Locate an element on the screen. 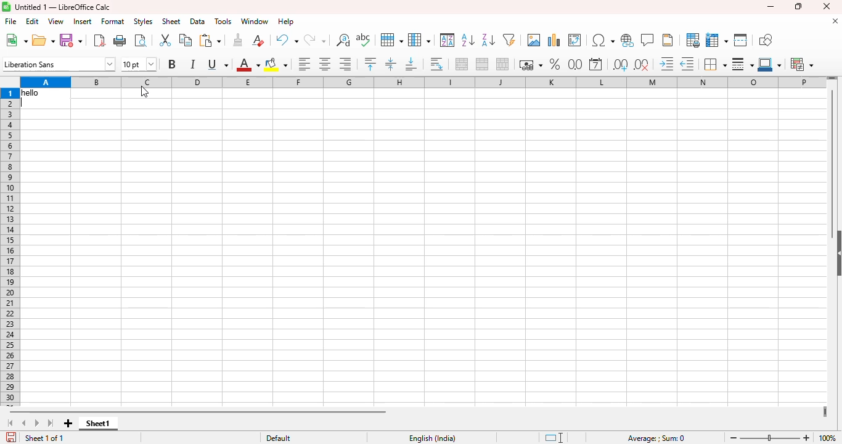 This screenshot has width=842, height=444. text language is located at coordinates (431, 438).